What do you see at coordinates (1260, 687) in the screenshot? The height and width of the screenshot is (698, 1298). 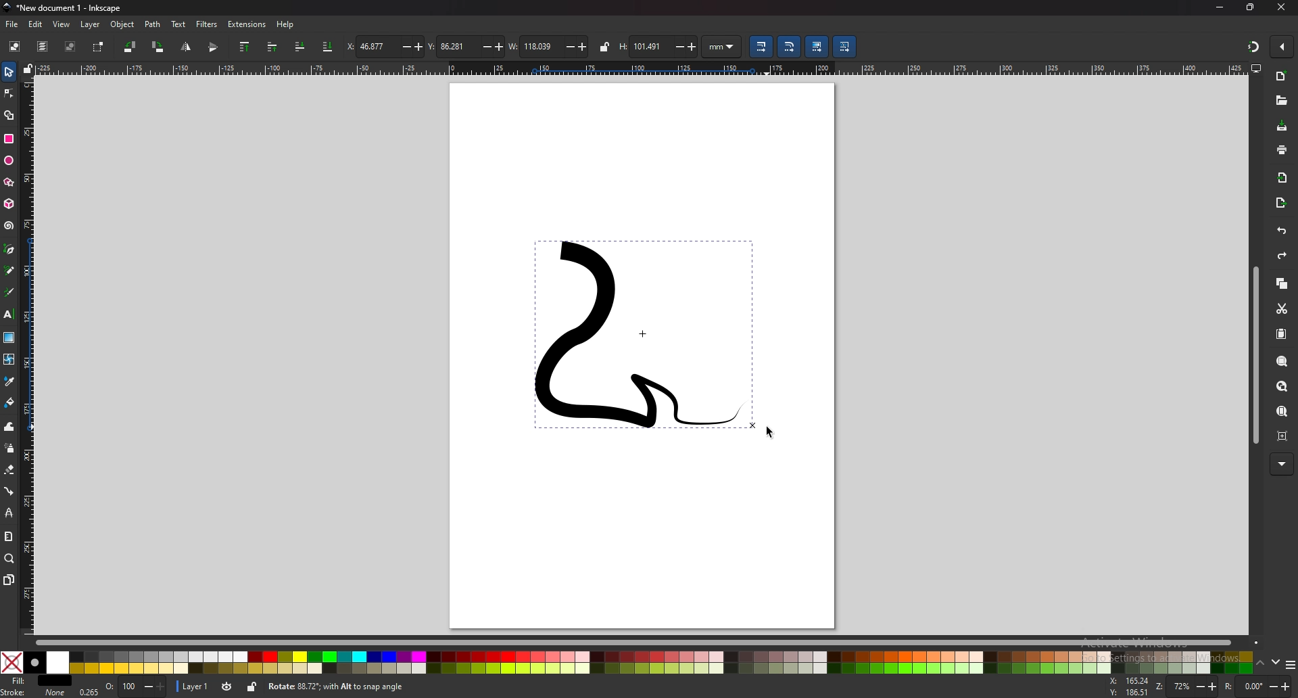 I see `ROTATION` at bounding box center [1260, 687].